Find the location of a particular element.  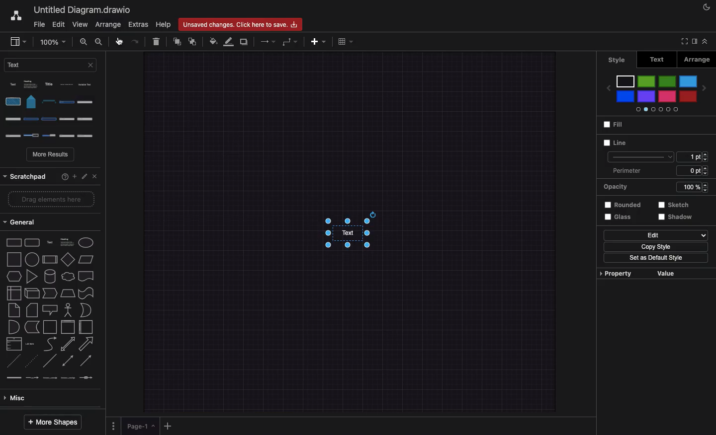

Line color is located at coordinates (229, 42).